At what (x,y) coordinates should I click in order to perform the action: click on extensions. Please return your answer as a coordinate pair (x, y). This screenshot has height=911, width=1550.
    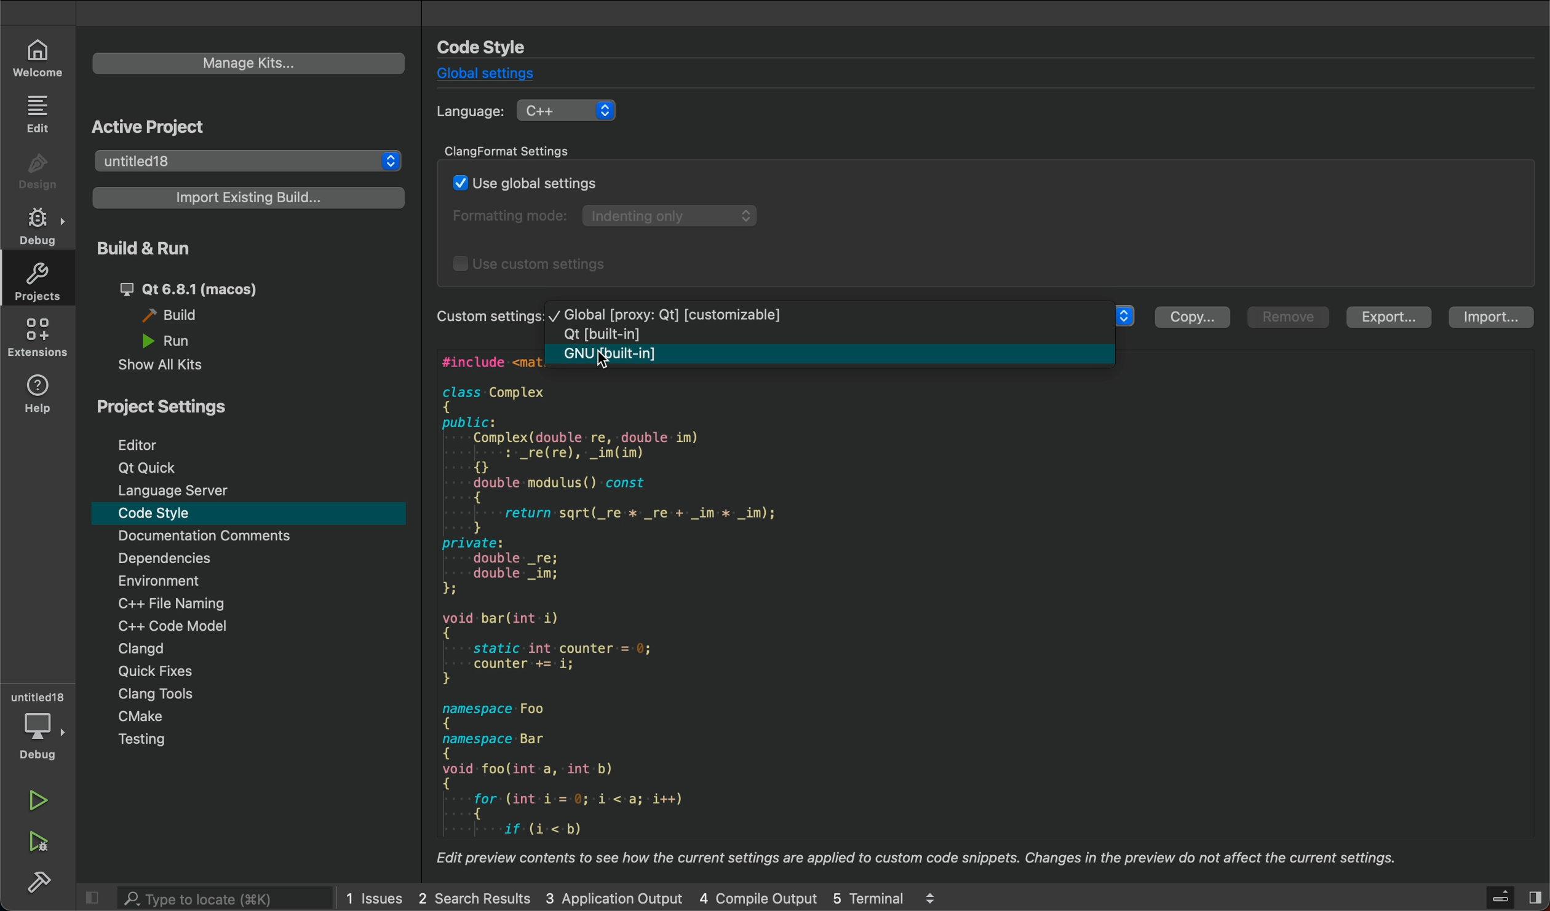
    Looking at the image, I should click on (37, 337).